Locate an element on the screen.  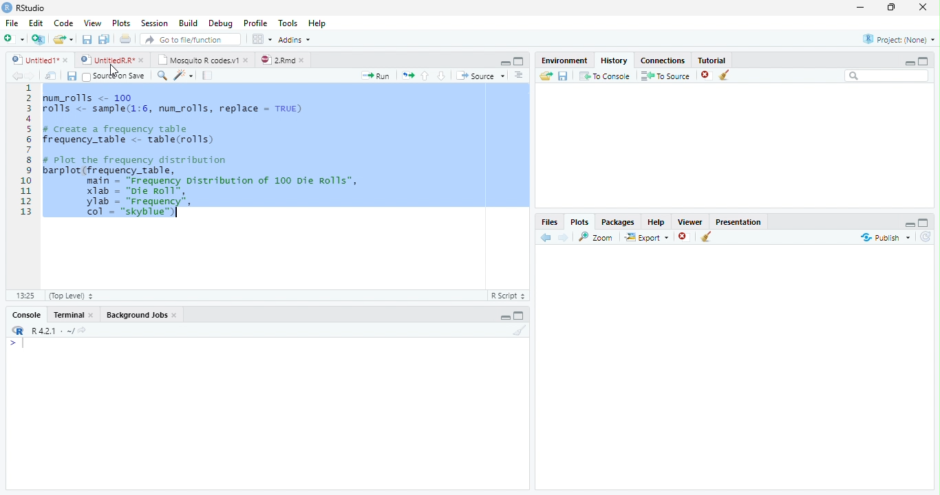
Re run previous code region is located at coordinates (407, 76).